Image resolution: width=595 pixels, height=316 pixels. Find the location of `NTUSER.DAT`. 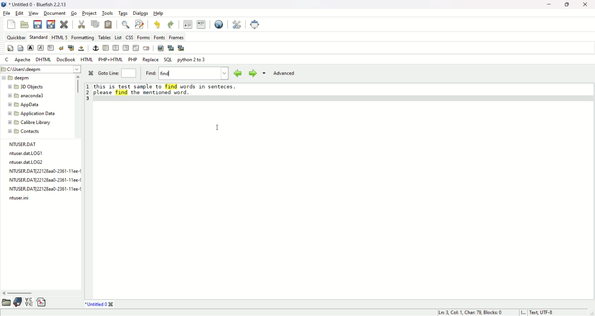

NTUSER.DAT is located at coordinates (24, 144).